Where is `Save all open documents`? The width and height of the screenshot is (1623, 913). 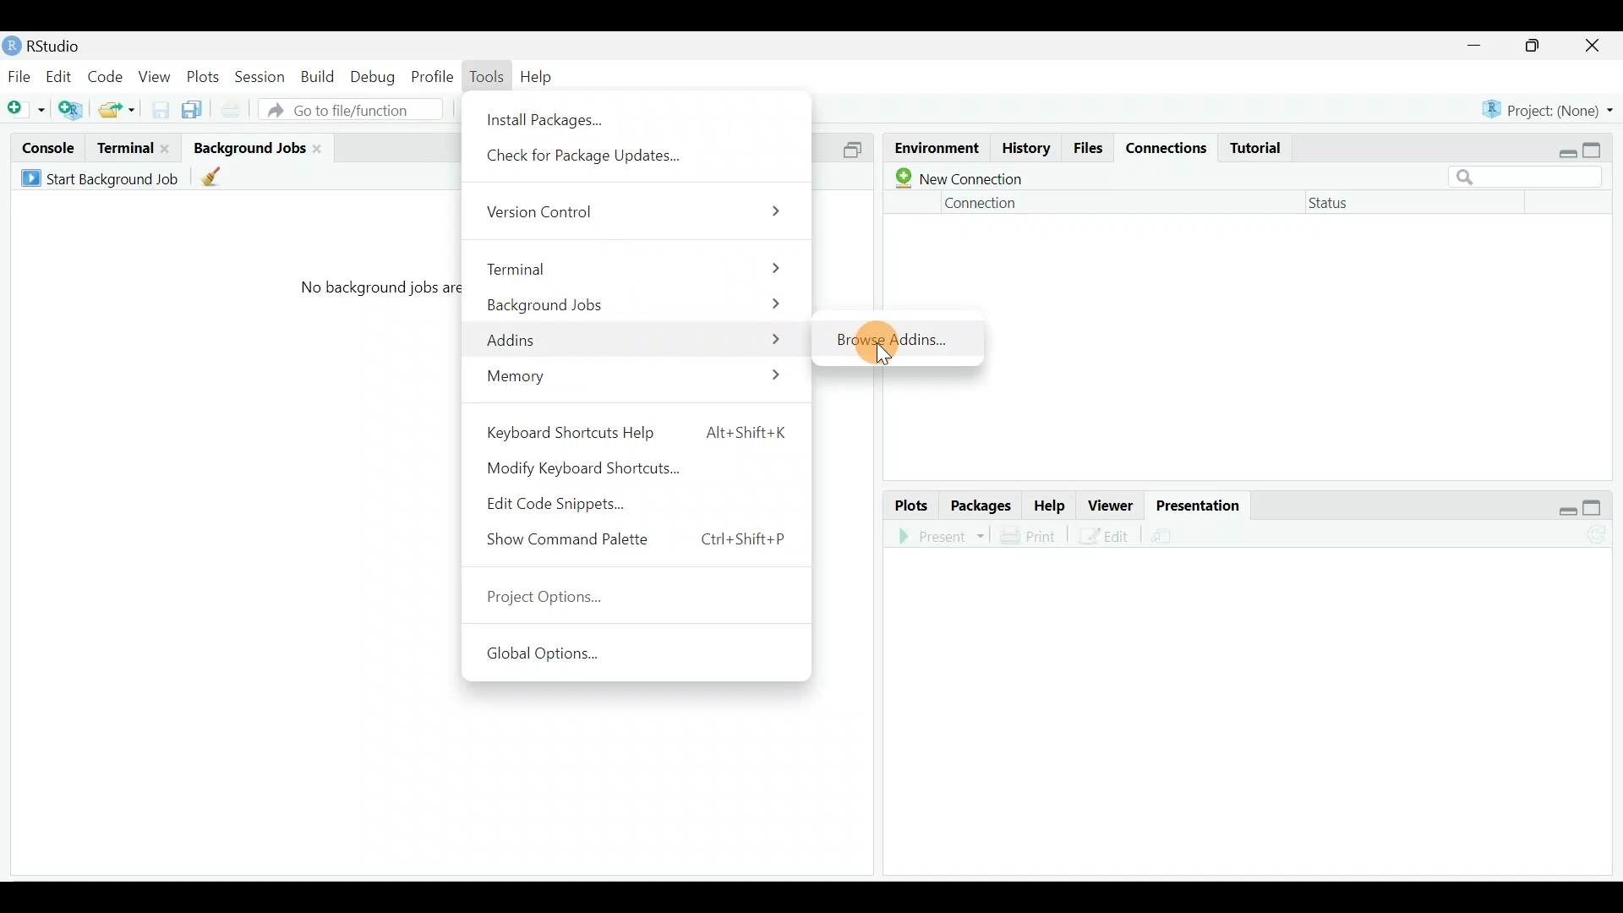 Save all open documents is located at coordinates (189, 112).